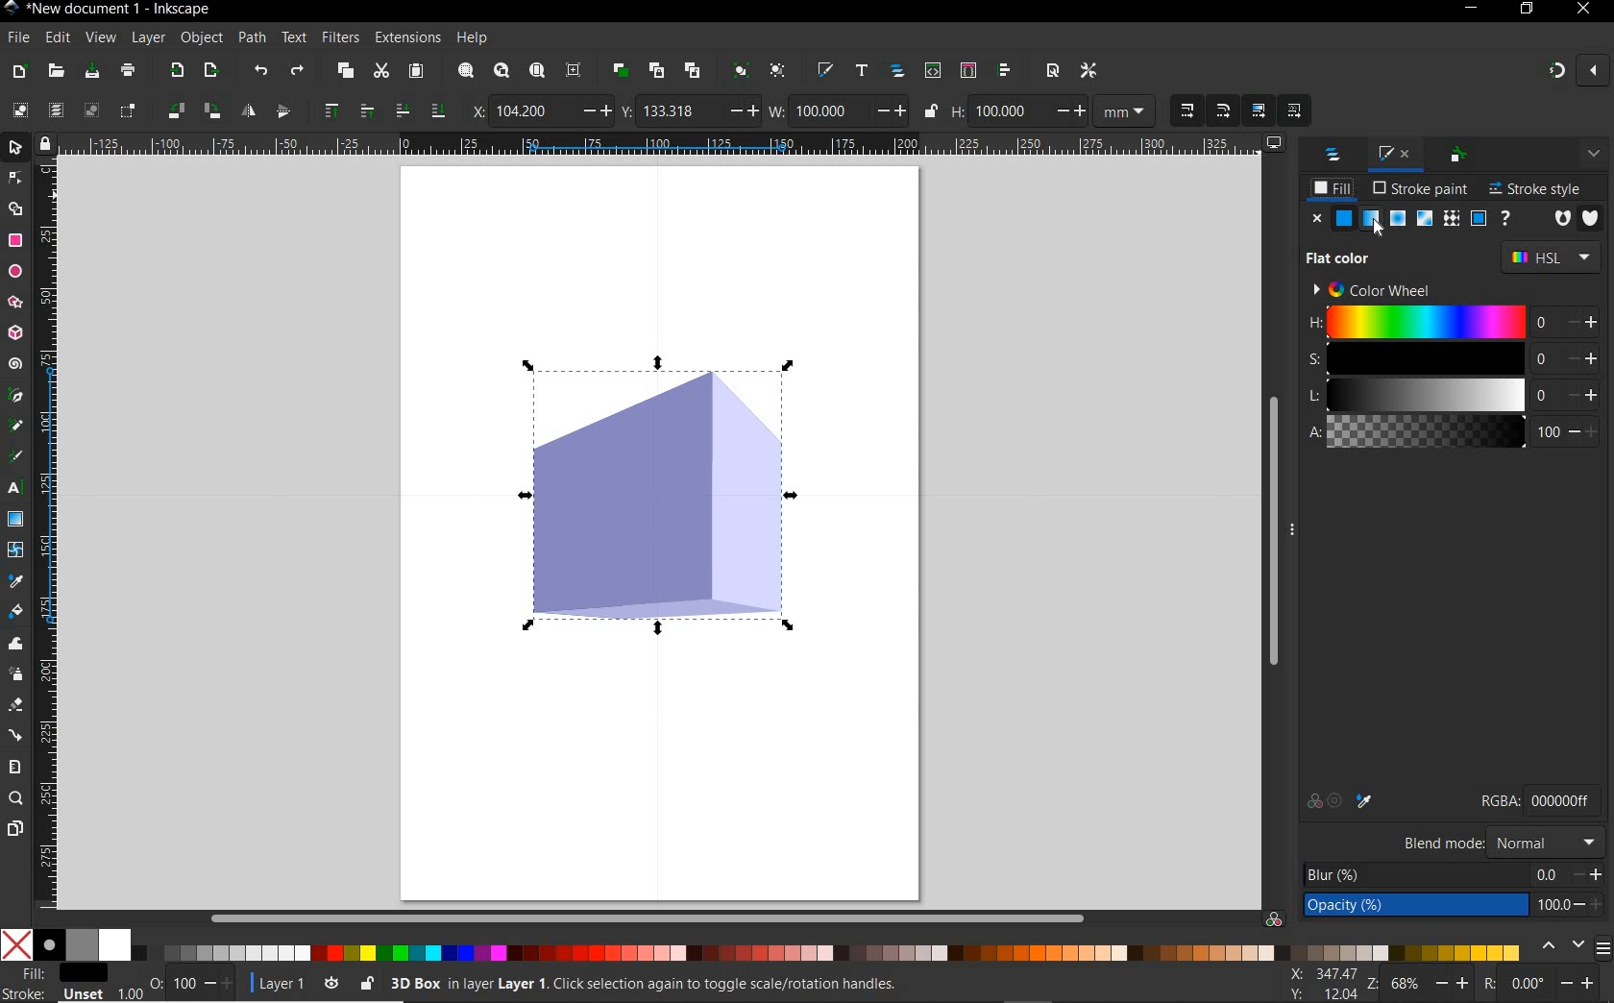 Image resolution: width=1614 pixels, height=1003 pixels. What do you see at coordinates (415, 71) in the screenshot?
I see `PASTE` at bounding box center [415, 71].